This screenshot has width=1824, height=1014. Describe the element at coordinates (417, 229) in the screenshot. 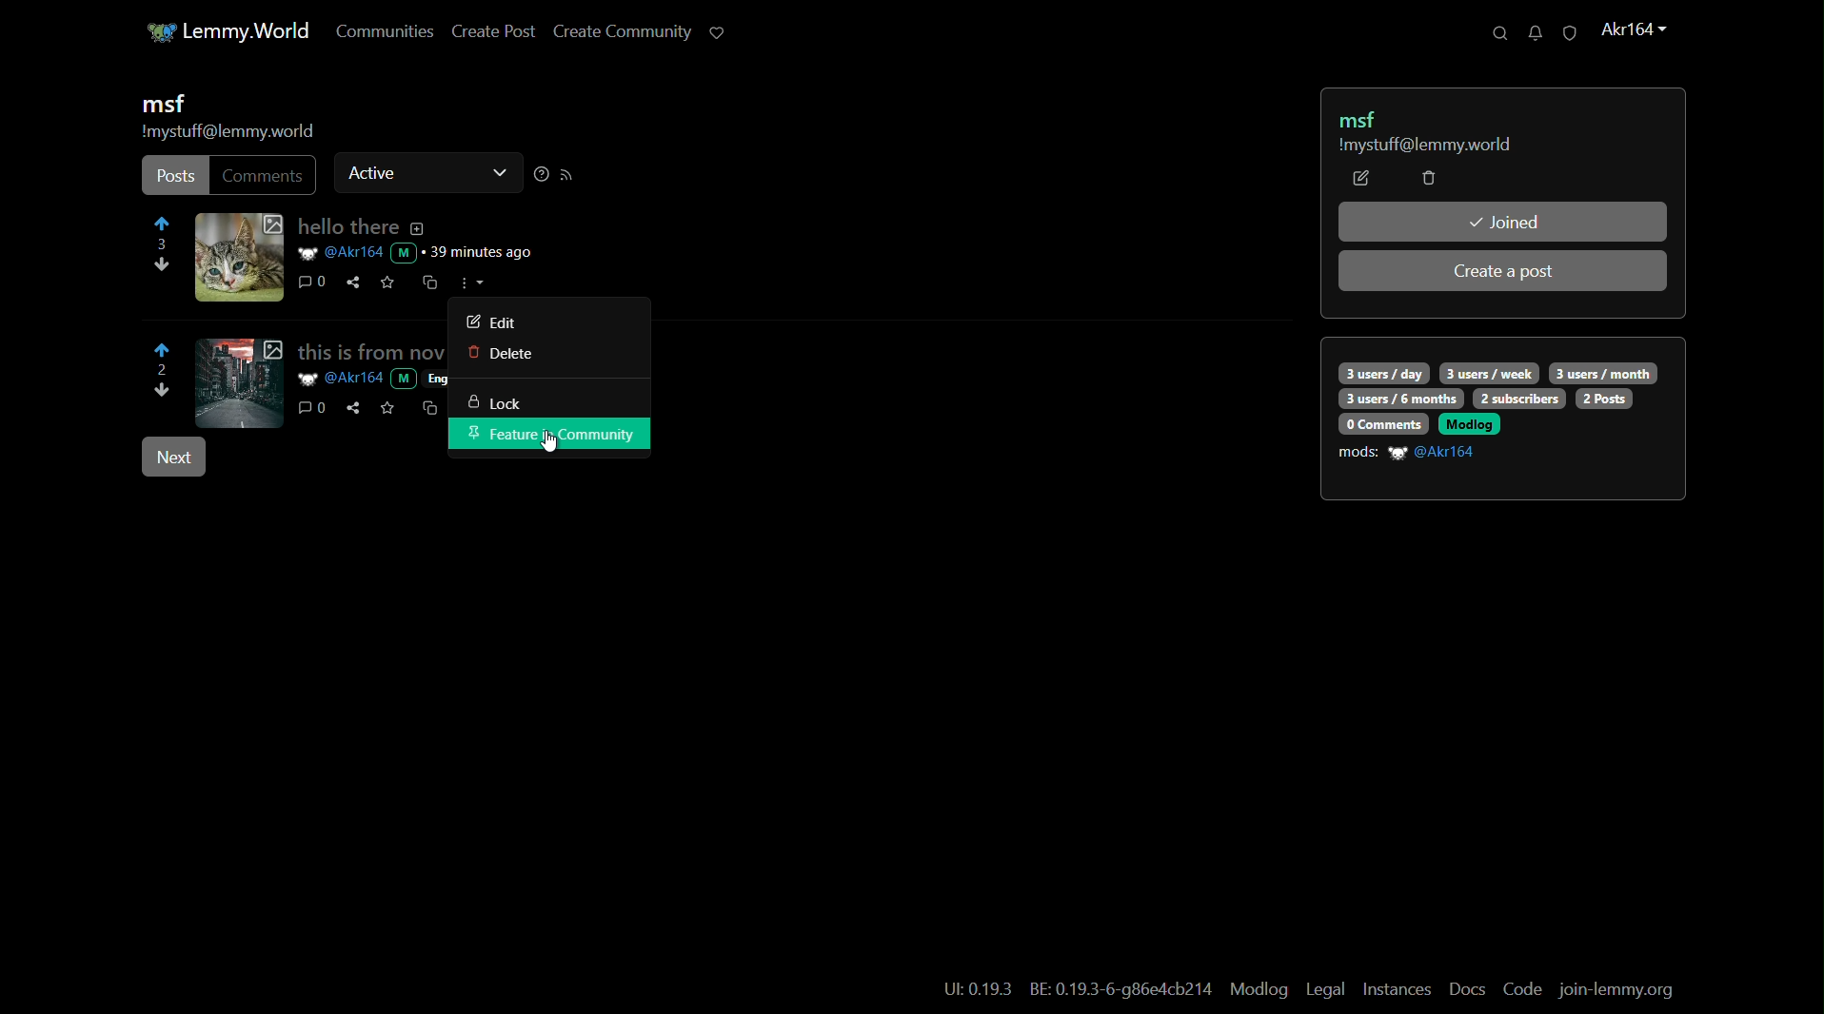

I see `more info` at that location.